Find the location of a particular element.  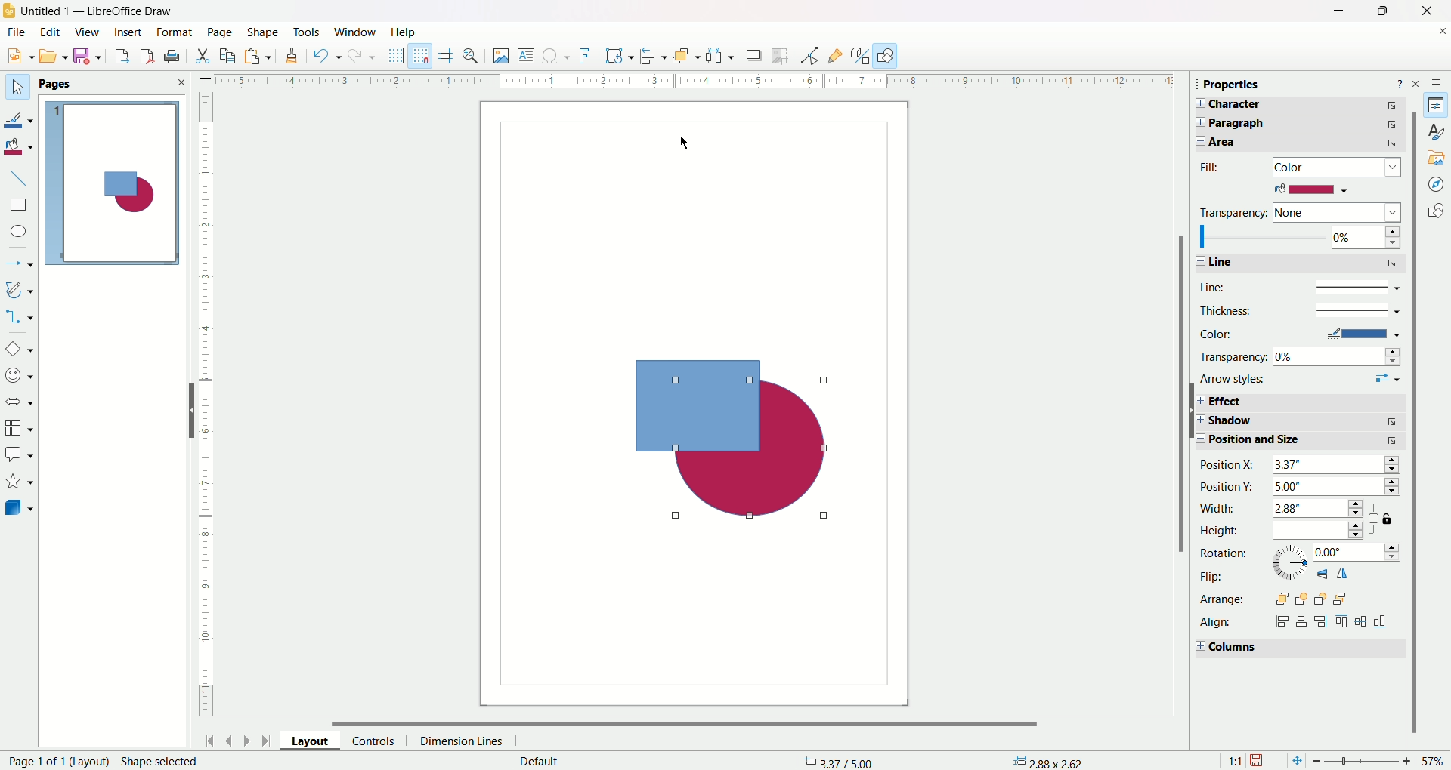

rectangle is located at coordinates (18, 205).